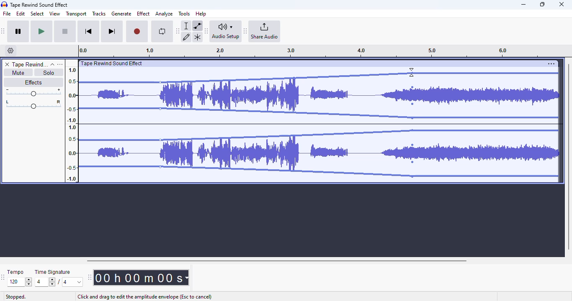  I want to click on help, so click(201, 13).